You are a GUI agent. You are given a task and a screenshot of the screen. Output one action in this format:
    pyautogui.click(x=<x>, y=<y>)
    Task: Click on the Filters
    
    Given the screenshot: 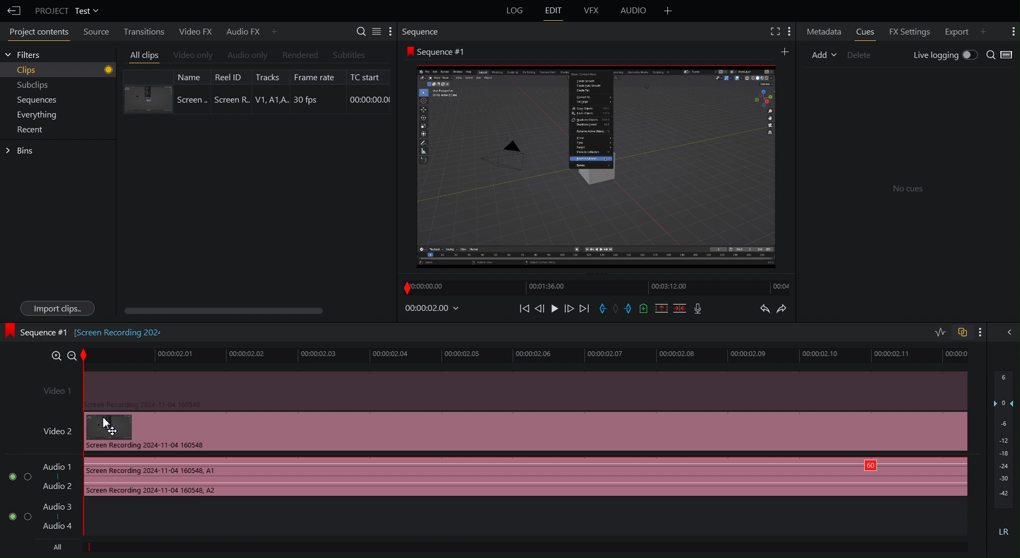 What is the action you would take?
    pyautogui.click(x=27, y=56)
    